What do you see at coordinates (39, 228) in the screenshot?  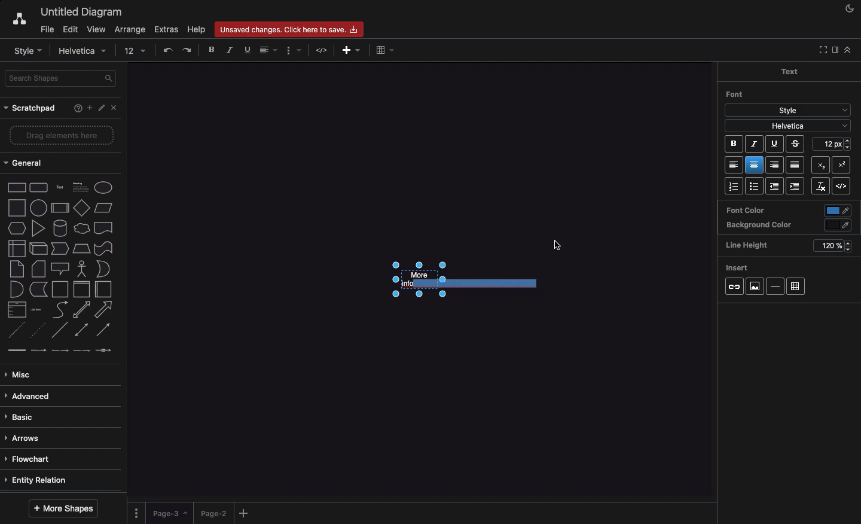 I see `triangle` at bounding box center [39, 228].